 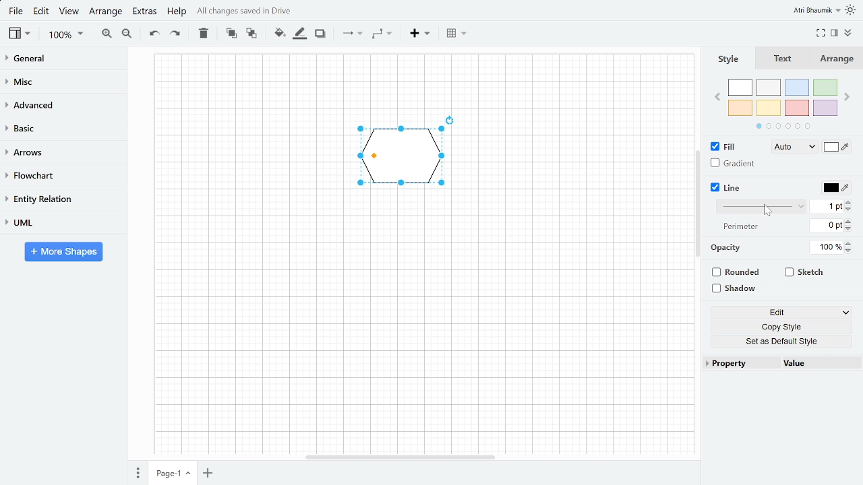 I want to click on UML, so click(x=61, y=223).